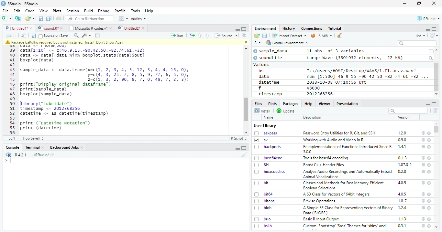 The height and width of the screenshot is (232, 442). What do you see at coordinates (348, 104) in the screenshot?
I see `Presentation` at bounding box center [348, 104].